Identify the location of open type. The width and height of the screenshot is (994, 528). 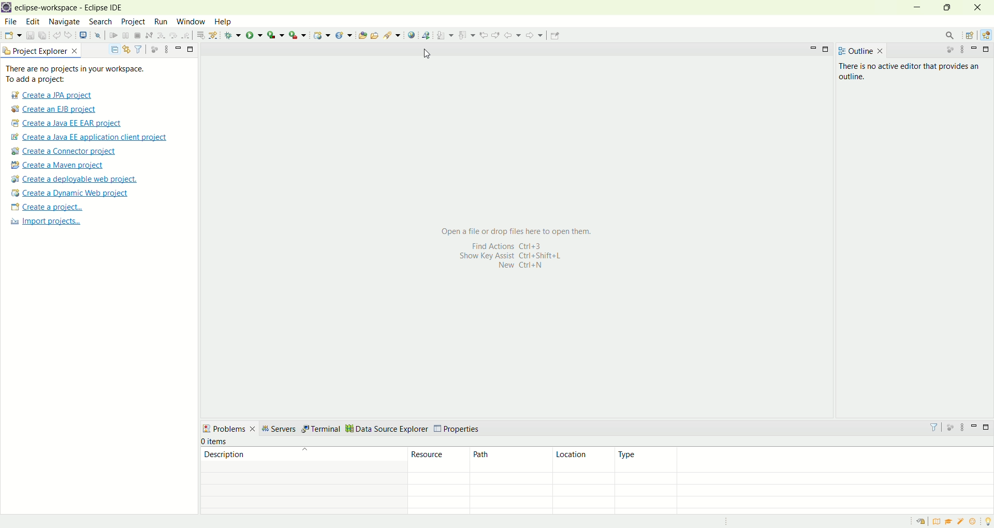
(362, 35).